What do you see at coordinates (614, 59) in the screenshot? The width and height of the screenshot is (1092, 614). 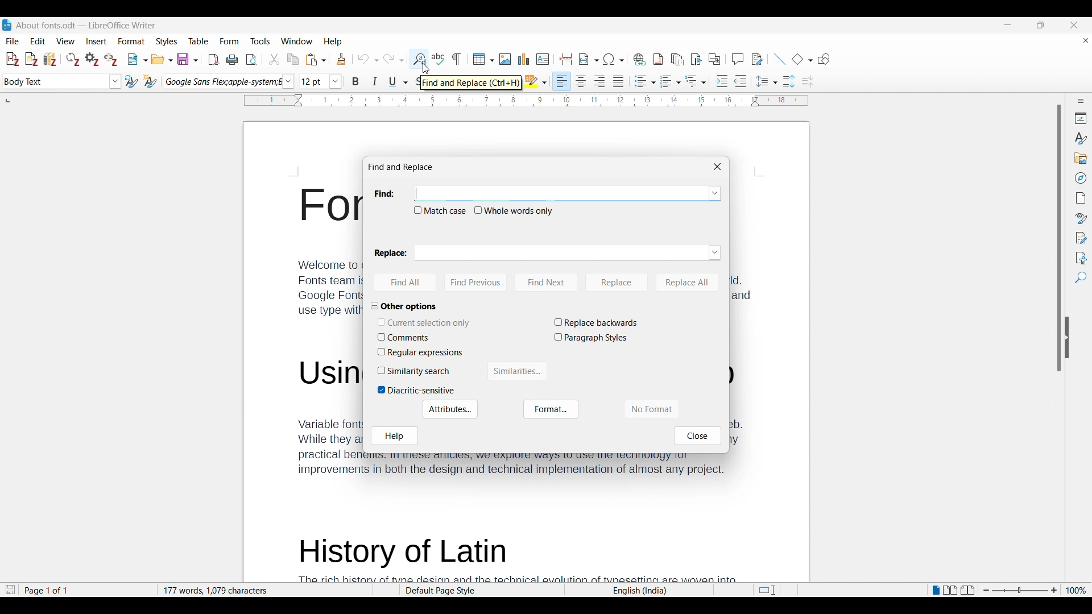 I see `Special character options and current selection` at bounding box center [614, 59].